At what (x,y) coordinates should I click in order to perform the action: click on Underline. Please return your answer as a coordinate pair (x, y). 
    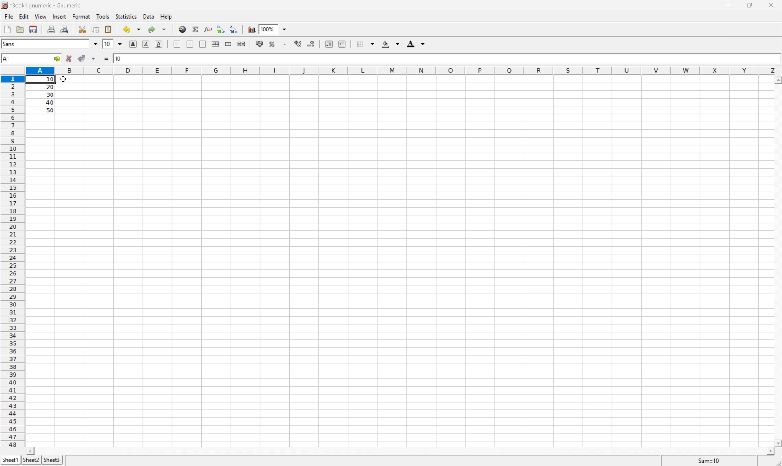
    Looking at the image, I should click on (159, 44).